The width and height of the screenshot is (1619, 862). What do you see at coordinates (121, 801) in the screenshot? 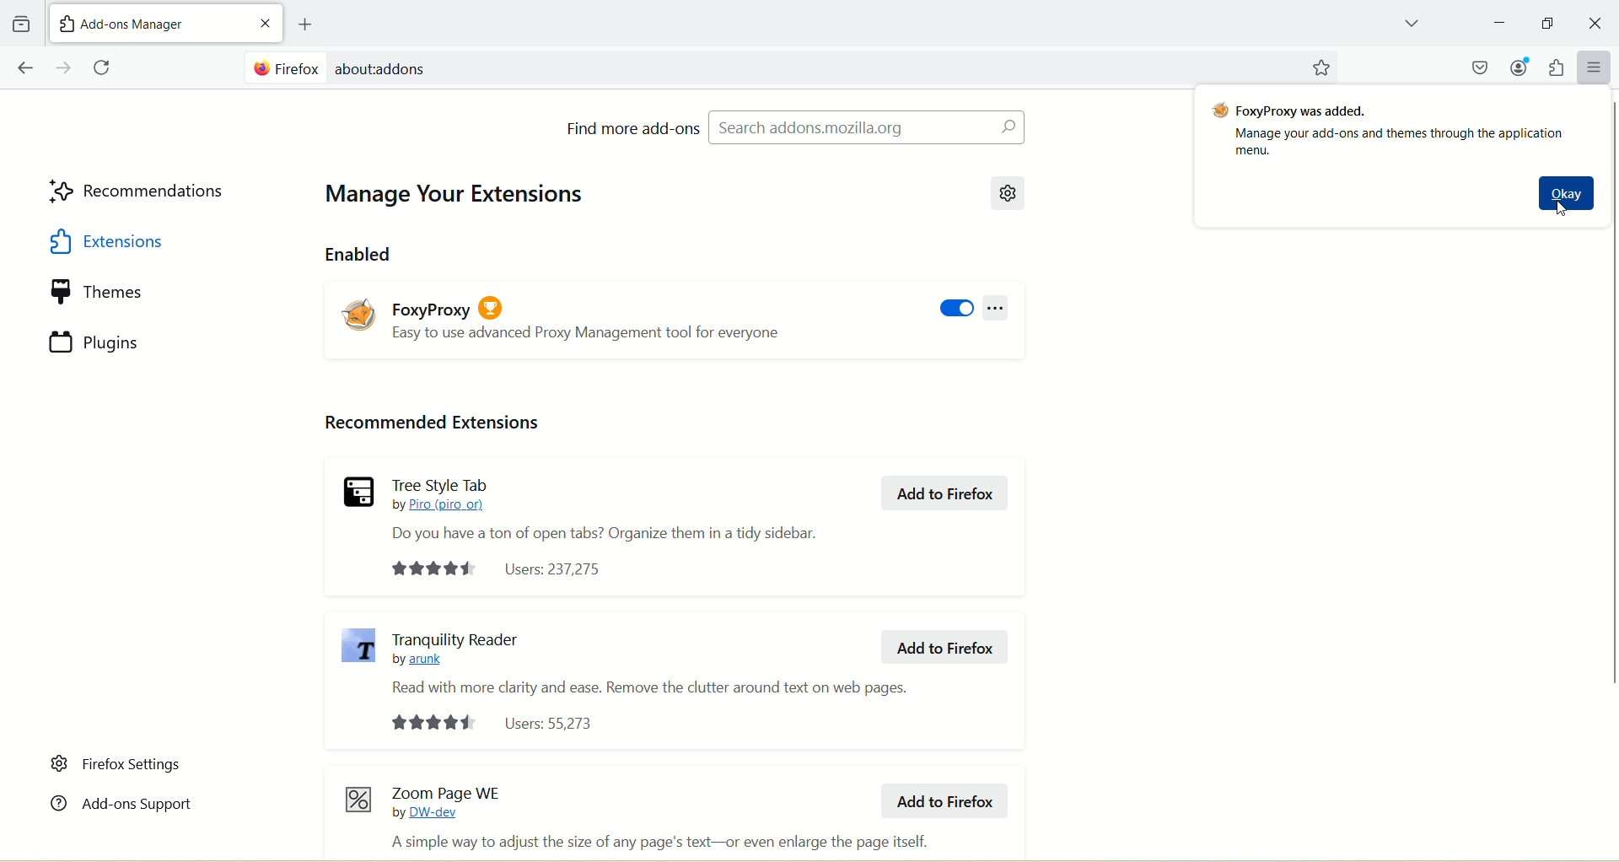
I see `Add-ons Support` at bounding box center [121, 801].